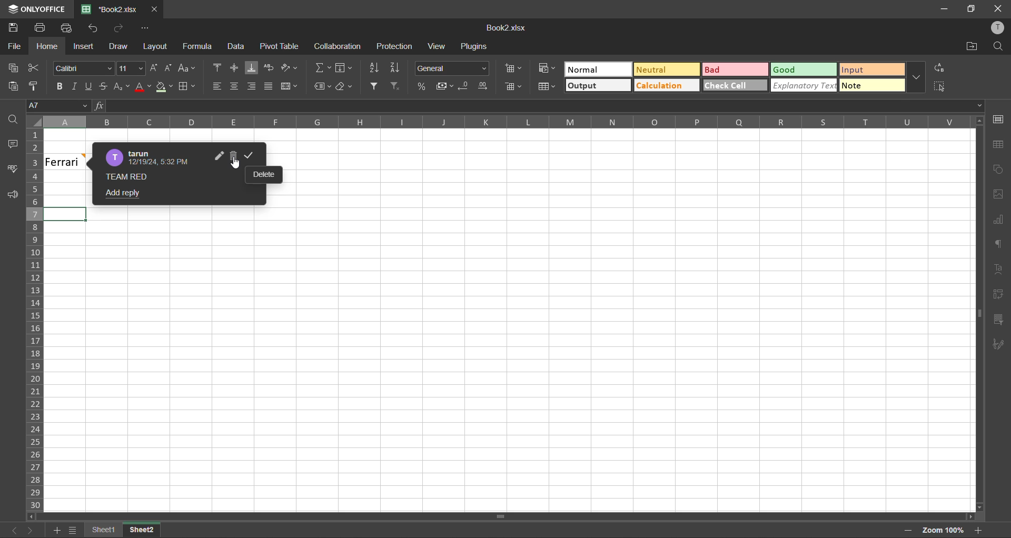  What do you see at coordinates (70, 30) in the screenshot?
I see `quick print` at bounding box center [70, 30].